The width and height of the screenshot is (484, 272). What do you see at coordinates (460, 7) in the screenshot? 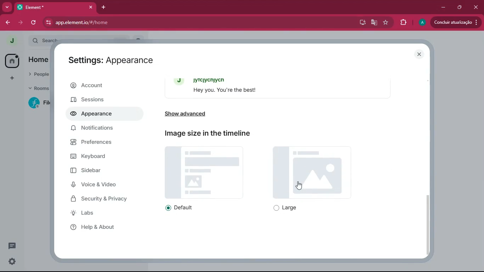
I see `maximize` at bounding box center [460, 7].